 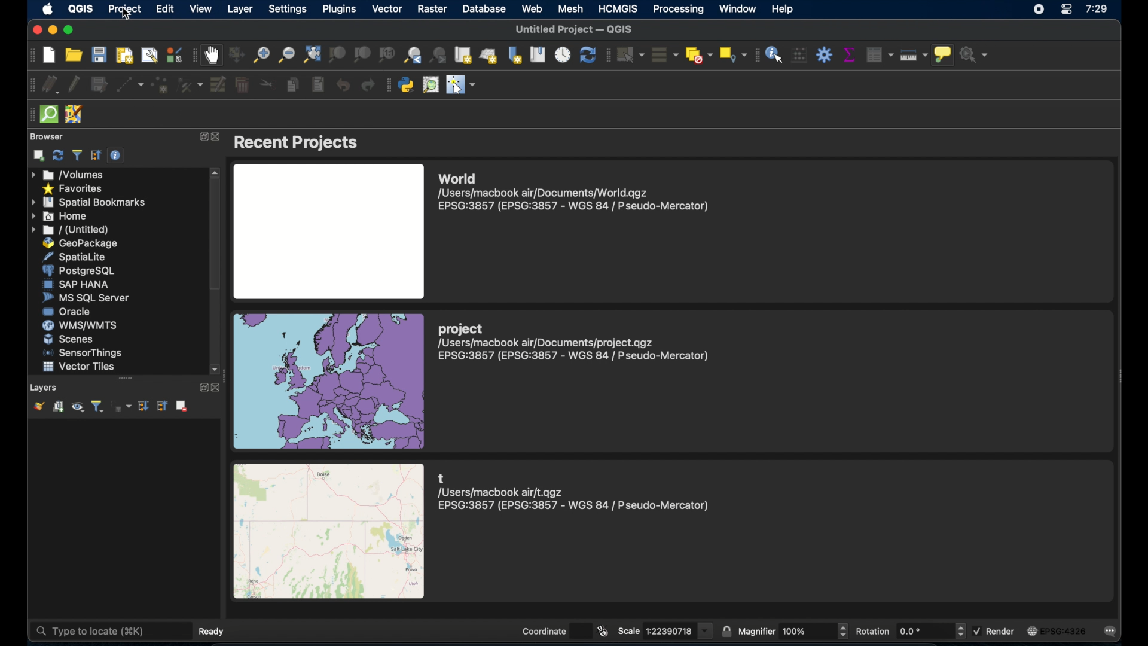 I want to click on close, so click(x=33, y=30).